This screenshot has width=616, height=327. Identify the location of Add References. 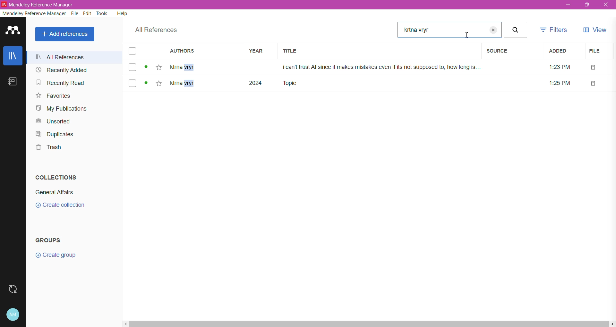
(65, 34).